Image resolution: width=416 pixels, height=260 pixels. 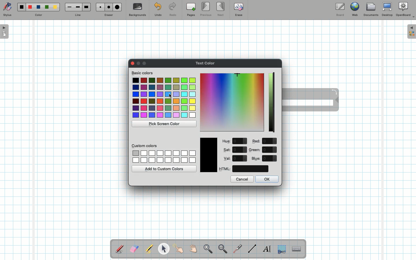 I want to click on Zoom out, so click(x=223, y=249).